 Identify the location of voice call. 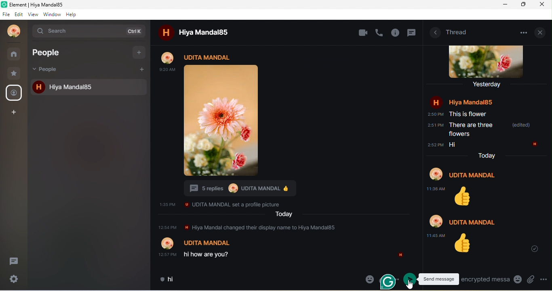
(379, 32).